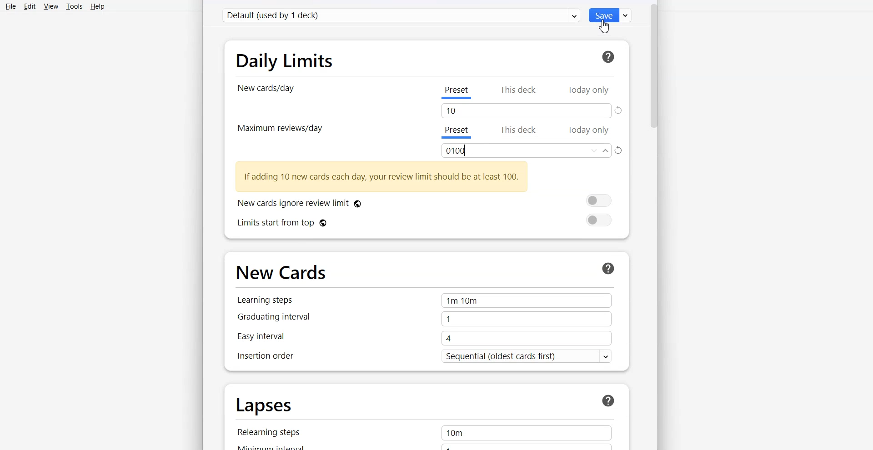 The width and height of the screenshot is (873, 450). Describe the element at coordinates (382, 177) in the screenshot. I see `Text` at that location.